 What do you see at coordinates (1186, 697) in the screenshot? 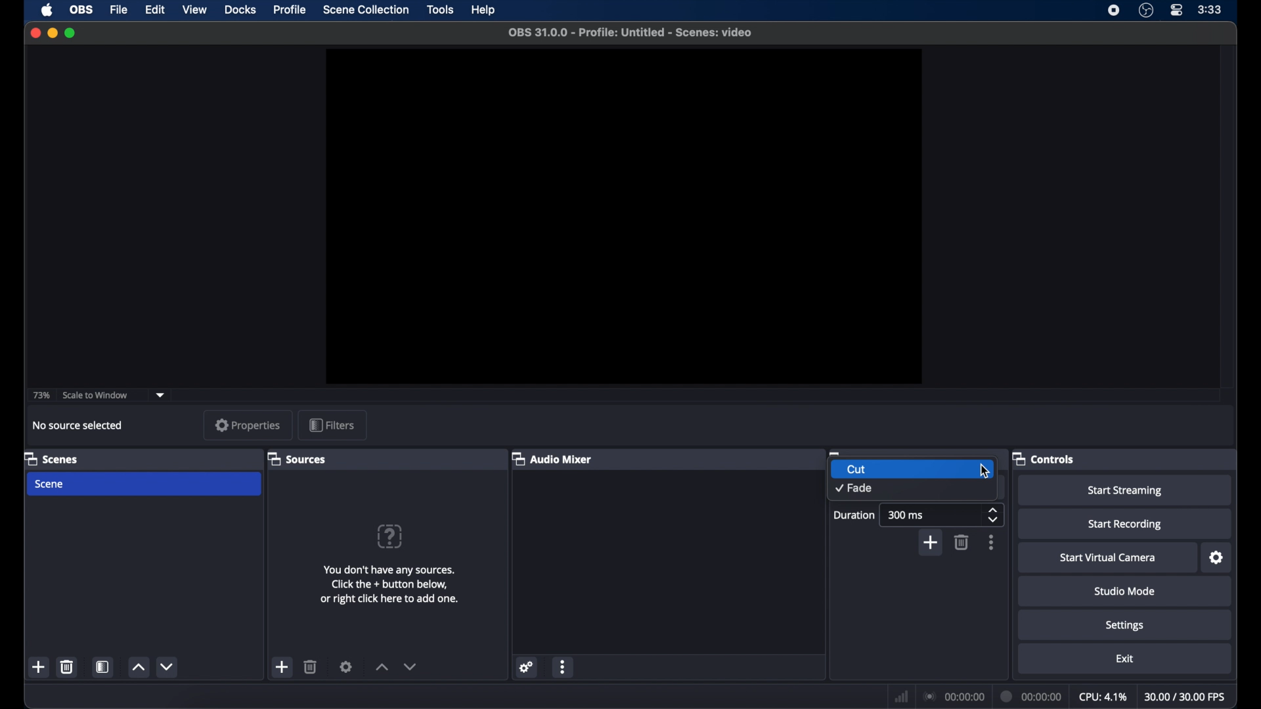
I see `fps` at bounding box center [1186, 697].